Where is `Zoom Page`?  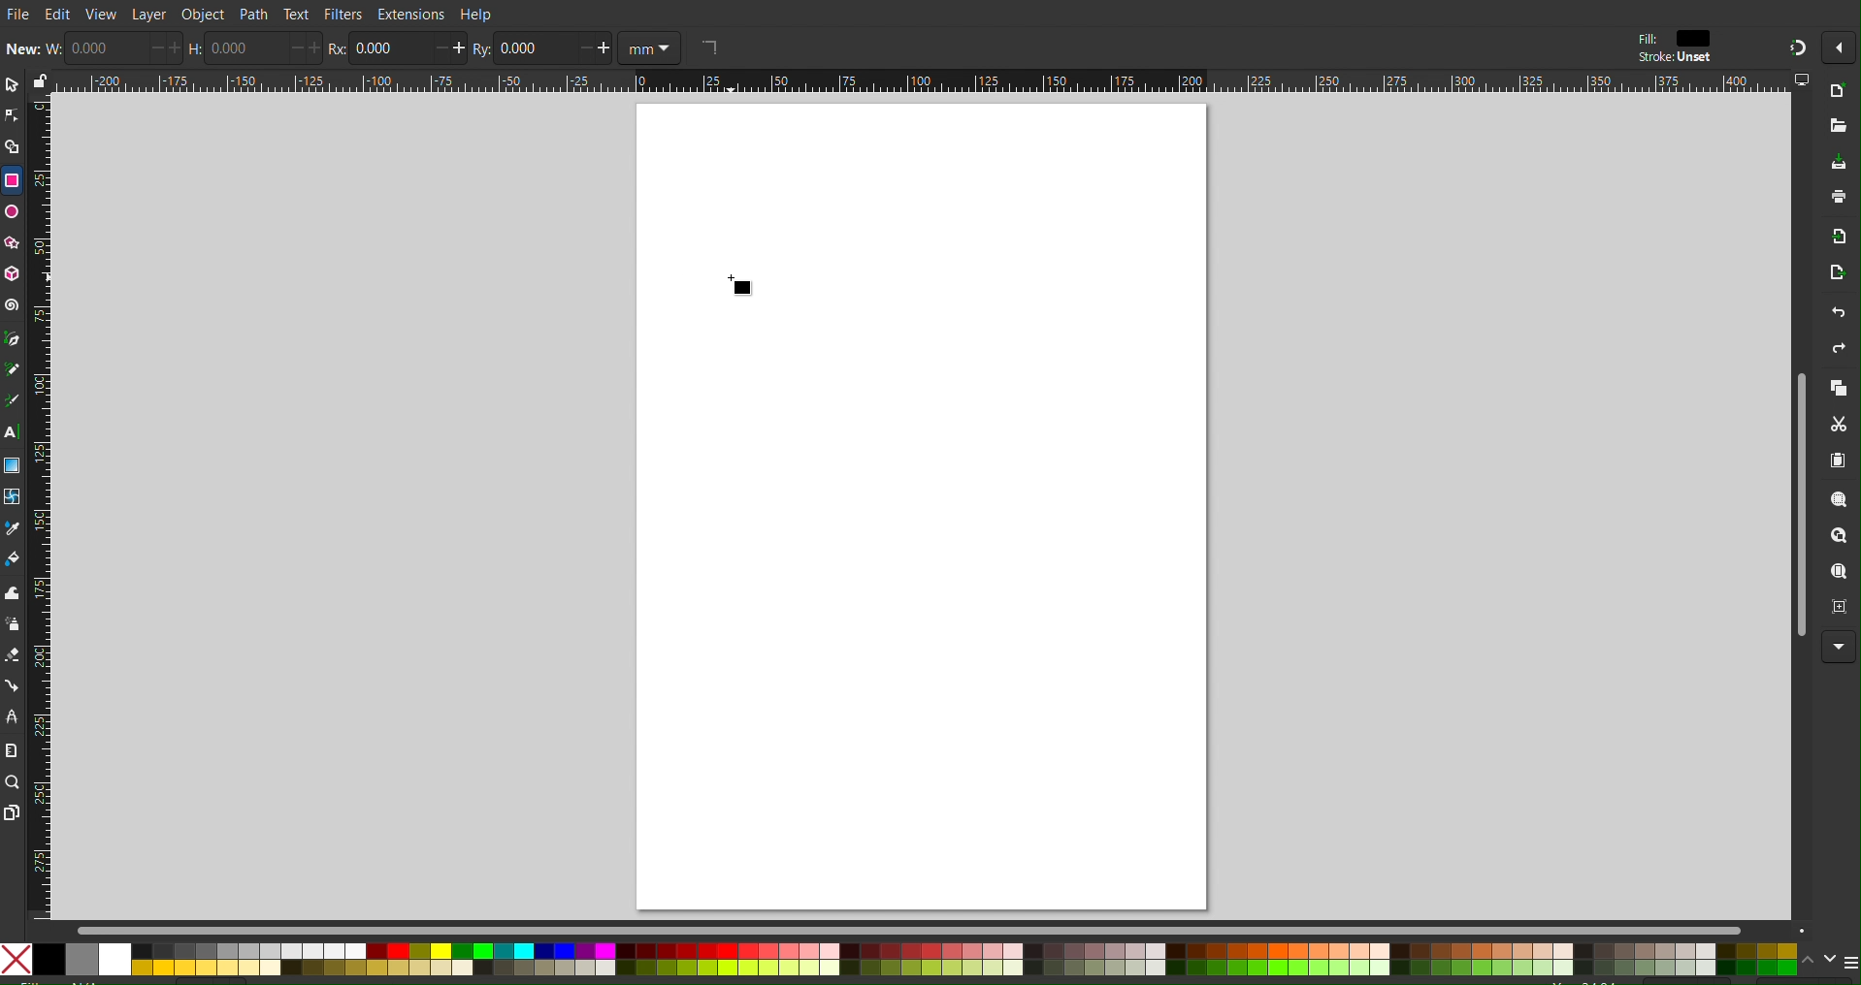
Zoom Page is located at coordinates (1840, 574).